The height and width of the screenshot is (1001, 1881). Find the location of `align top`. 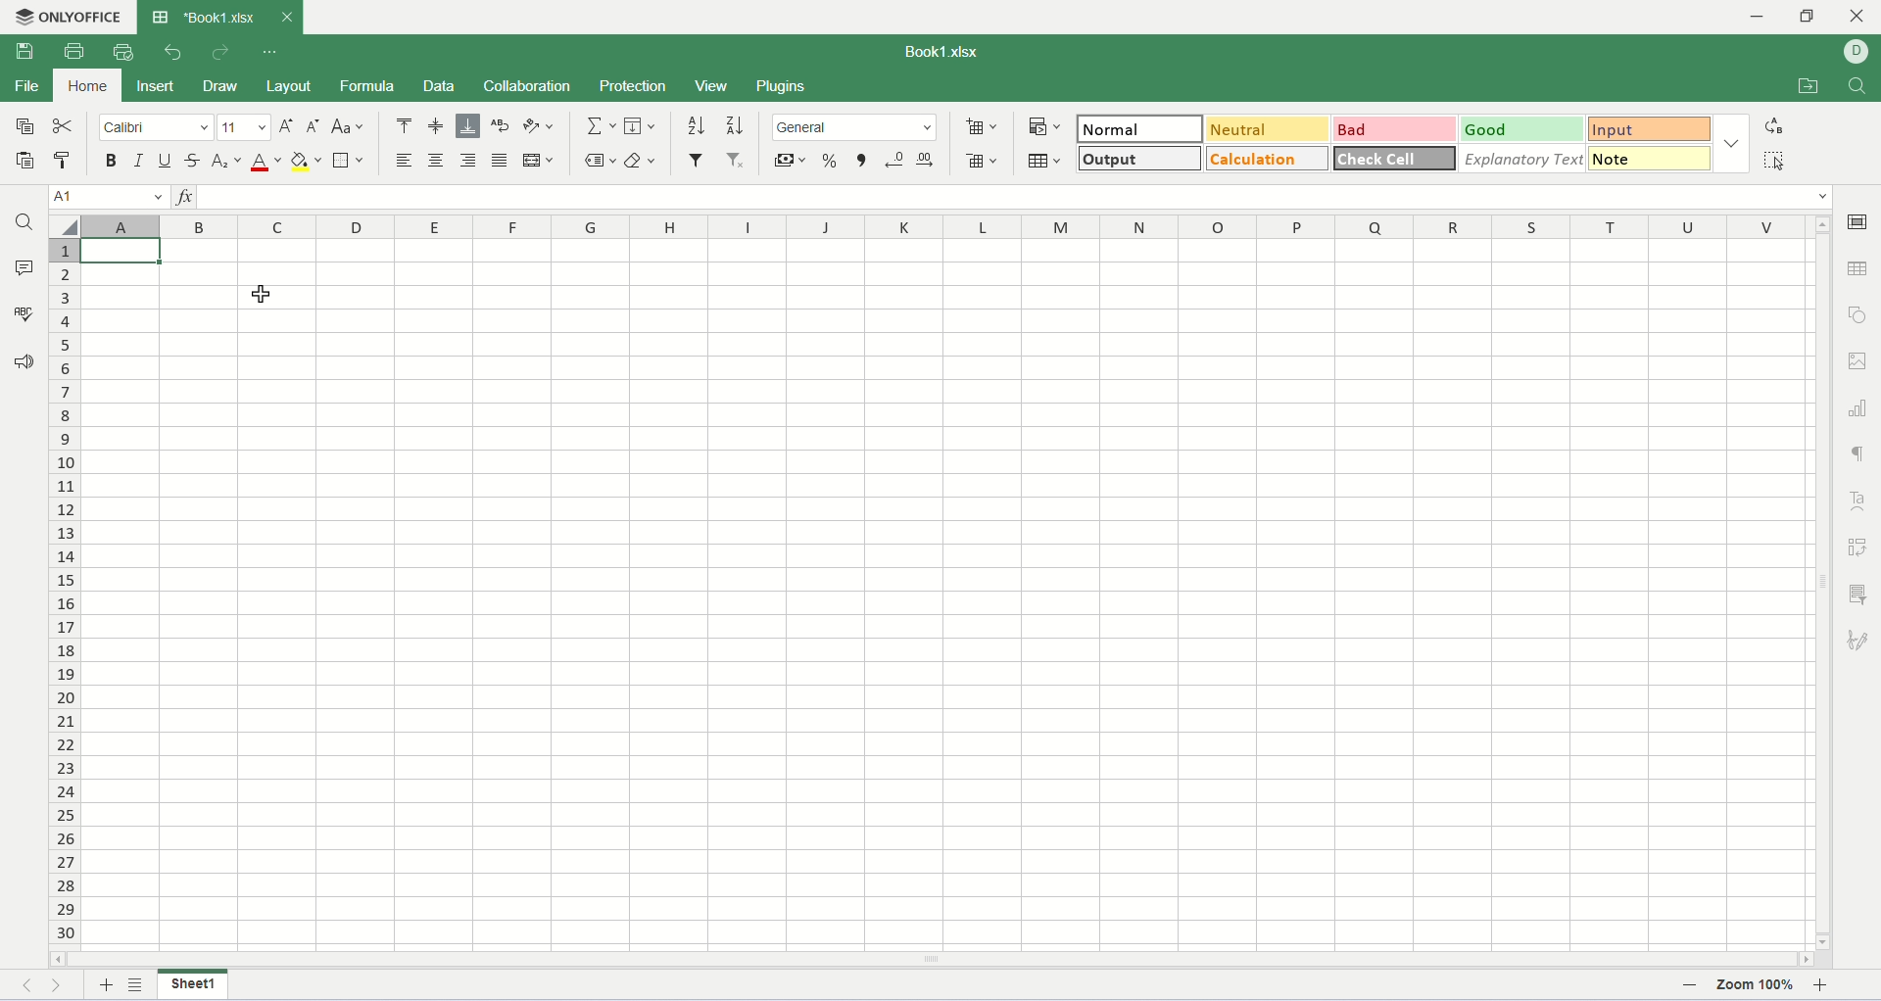

align top is located at coordinates (404, 125).